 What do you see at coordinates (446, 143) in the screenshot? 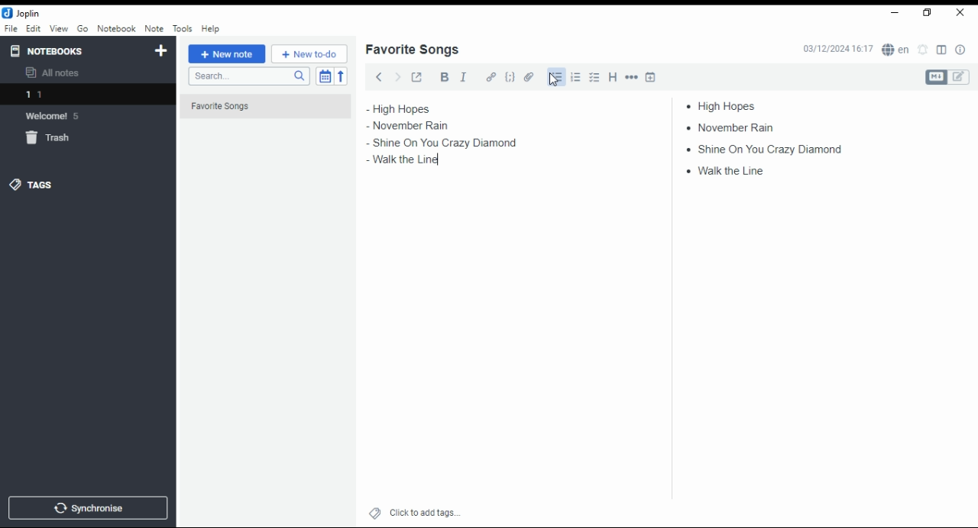
I see `shine on you crazy diamond` at bounding box center [446, 143].